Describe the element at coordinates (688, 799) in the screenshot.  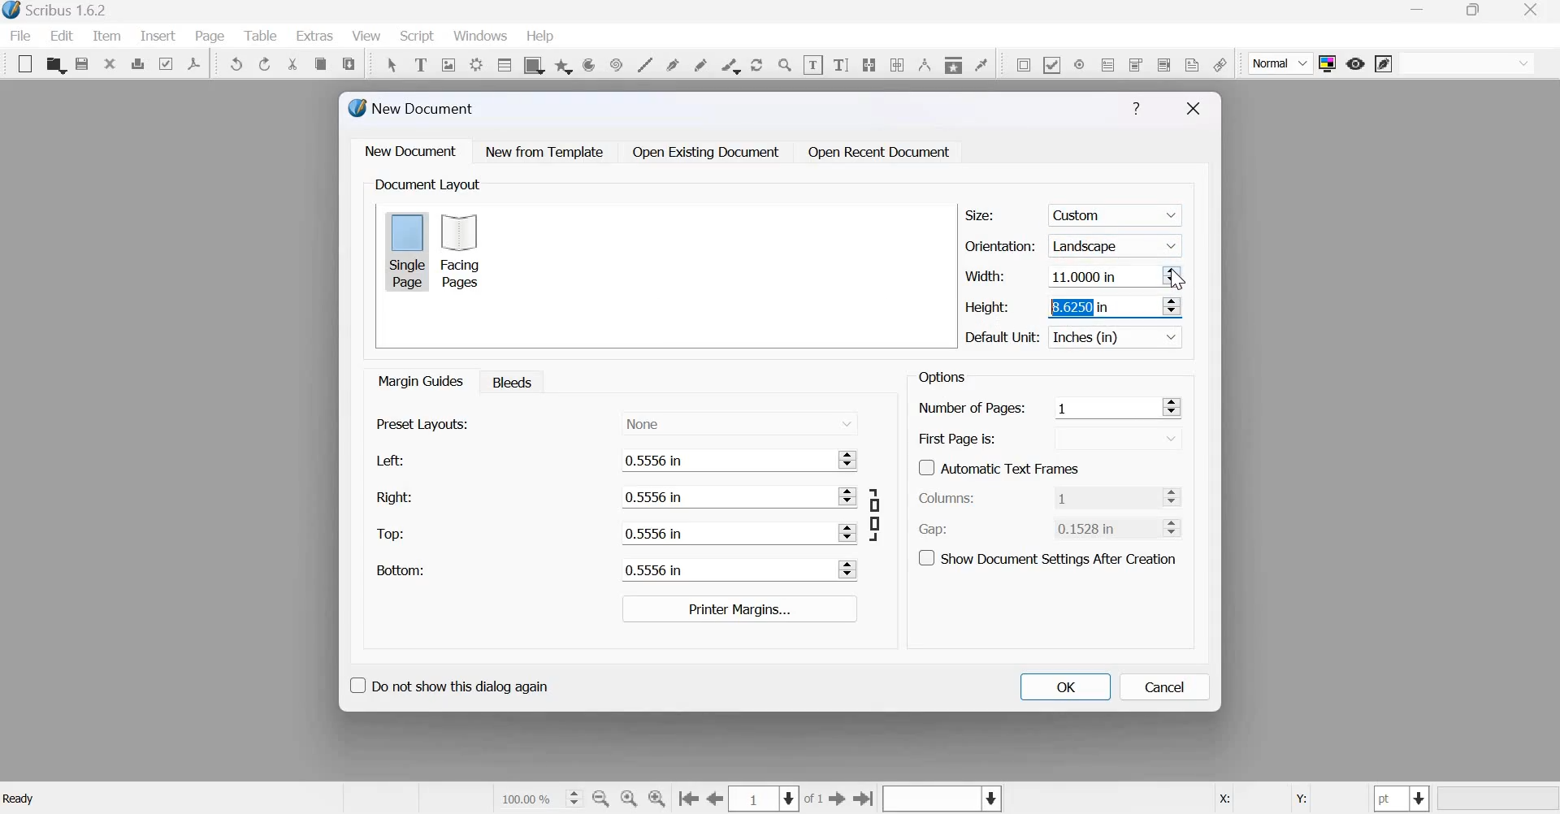
I see `Go to the first page` at that location.